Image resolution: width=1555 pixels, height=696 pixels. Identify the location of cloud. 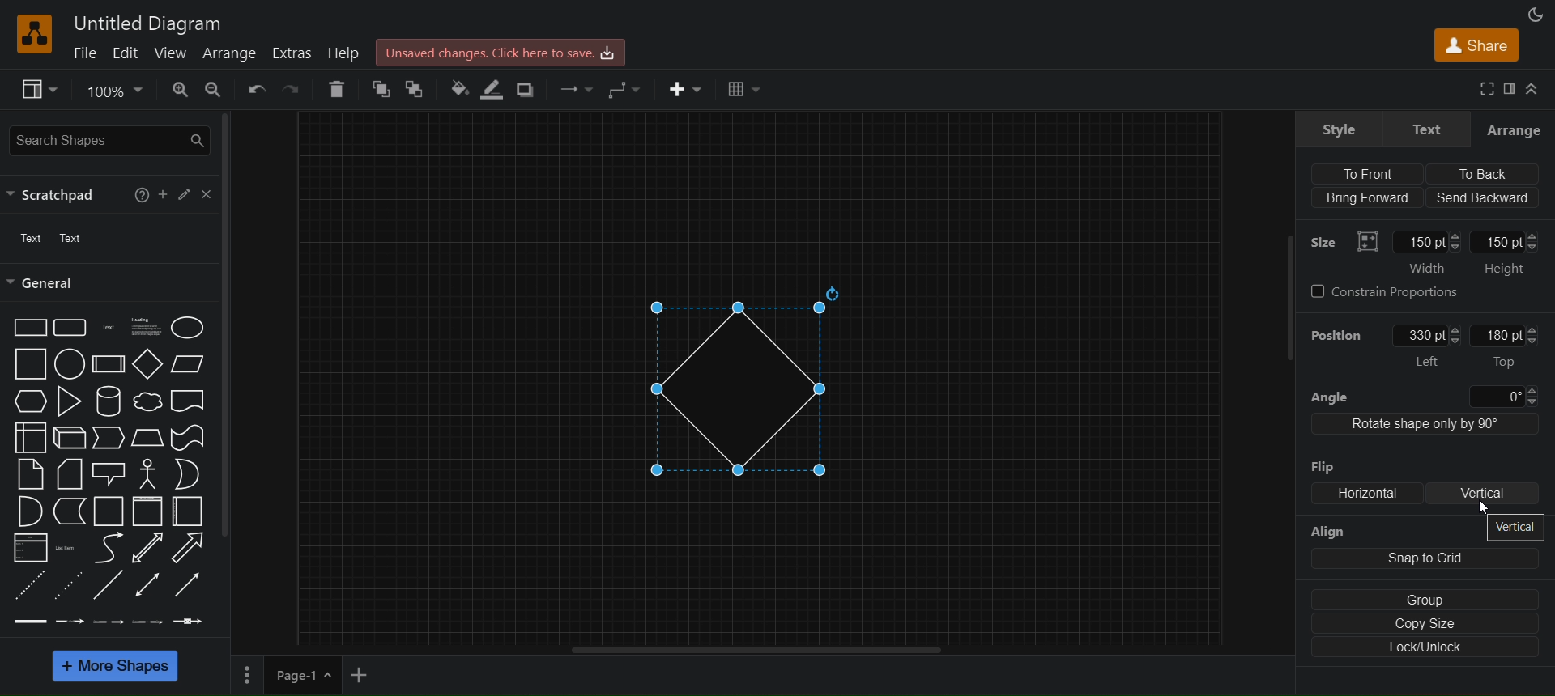
(147, 402).